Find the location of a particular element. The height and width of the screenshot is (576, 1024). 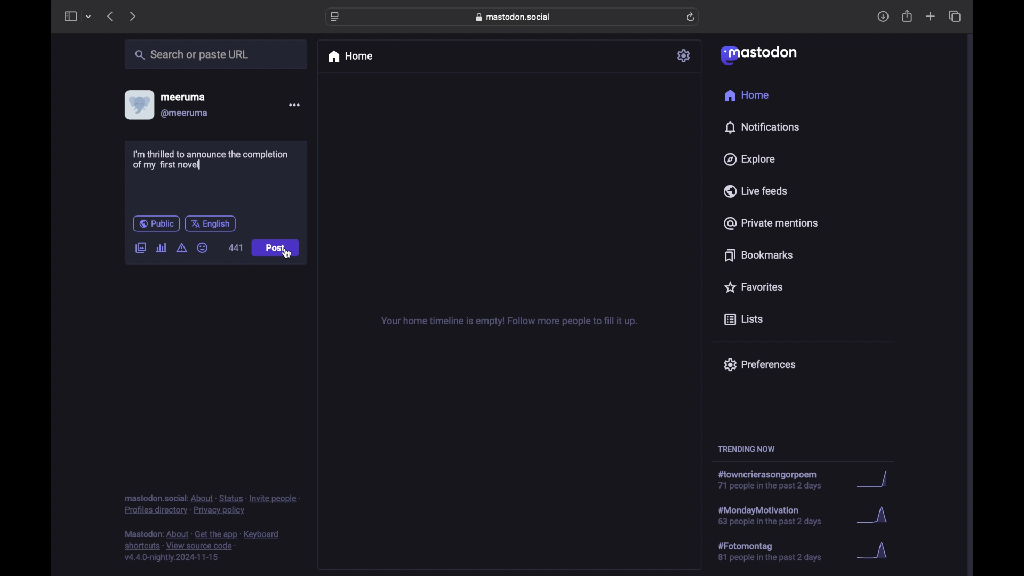

meeruma is located at coordinates (183, 97).